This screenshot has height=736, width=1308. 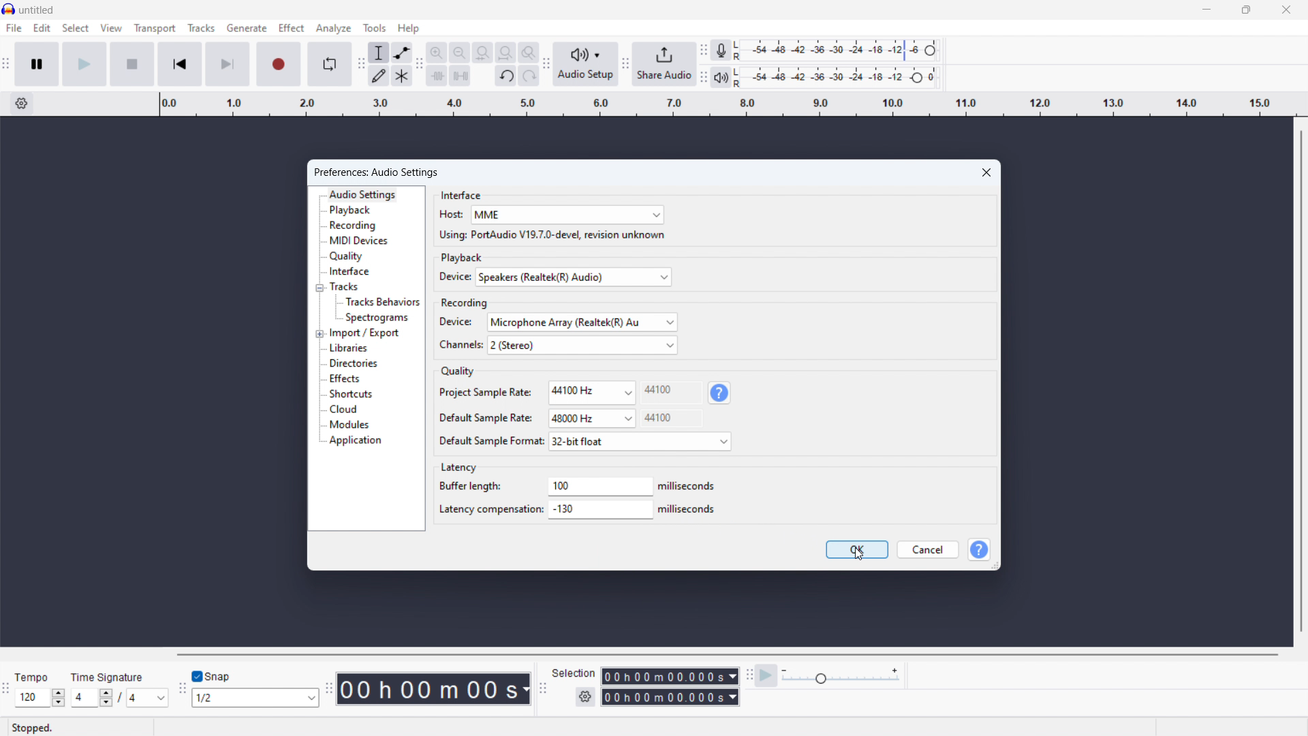 I want to click on snapping toolbar, so click(x=181, y=690).